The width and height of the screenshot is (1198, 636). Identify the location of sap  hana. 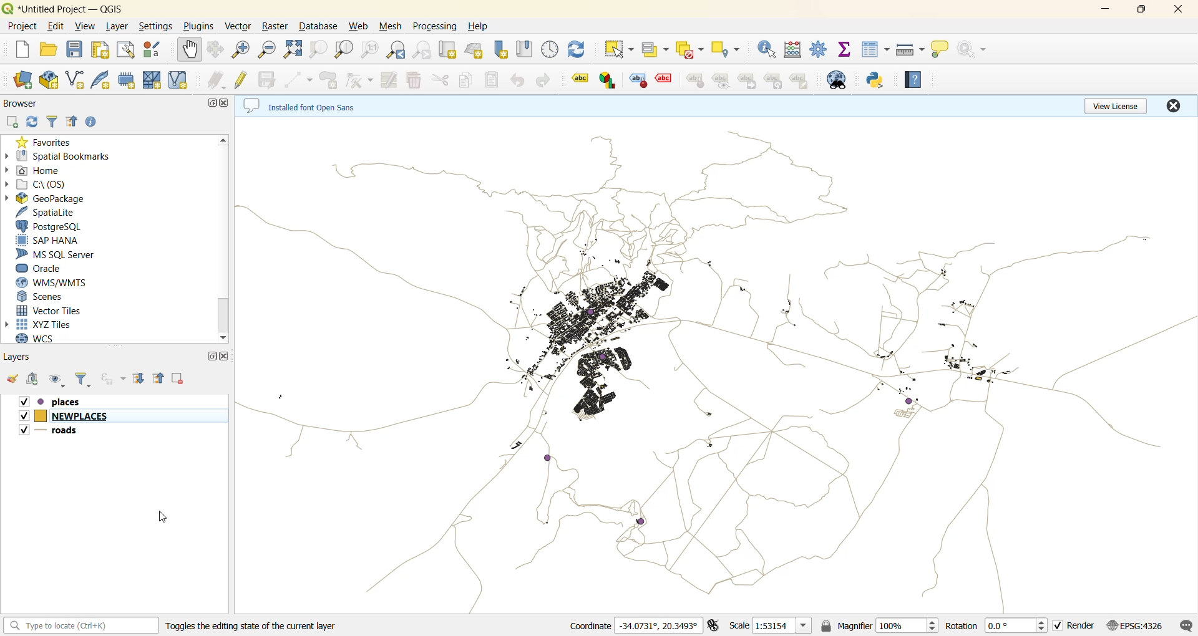
(48, 240).